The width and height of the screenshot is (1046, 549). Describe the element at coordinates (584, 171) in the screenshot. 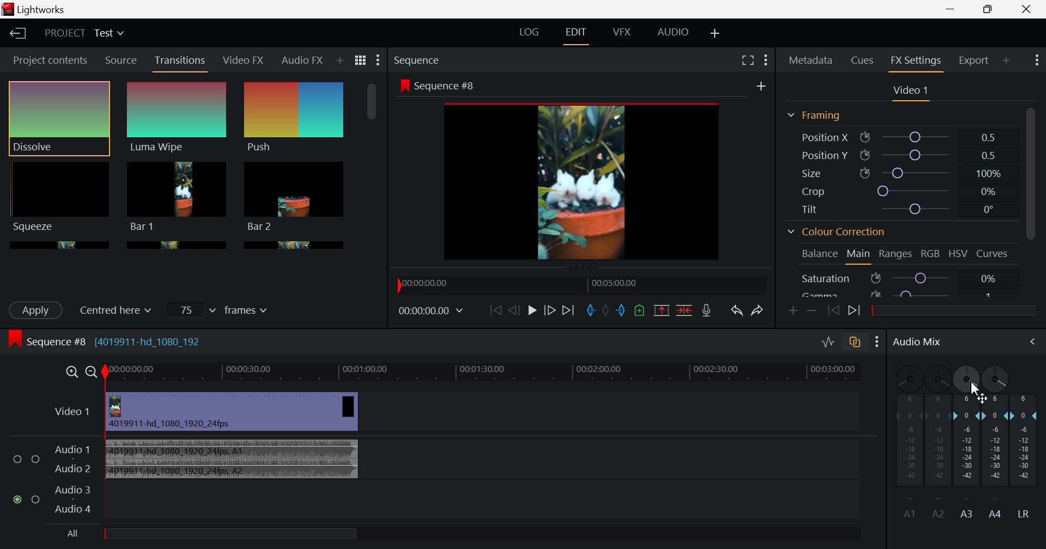

I see `Sequence Preview Screen` at that location.